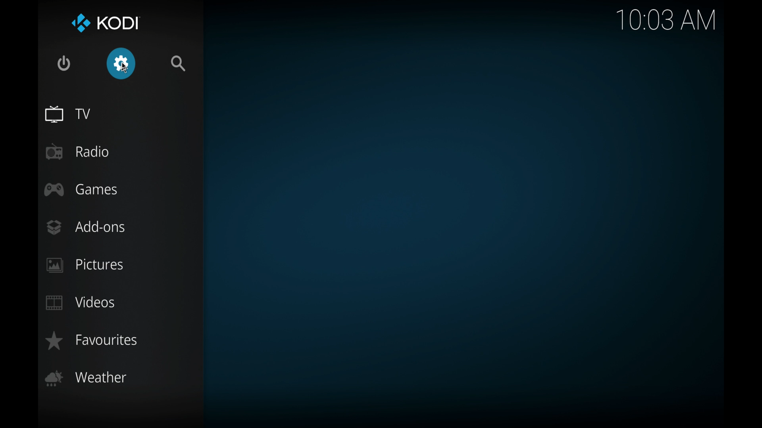 Image resolution: width=762 pixels, height=428 pixels. Describe the element at coordinates (85, 264) in the screenshot. I see `pictures` at that location.